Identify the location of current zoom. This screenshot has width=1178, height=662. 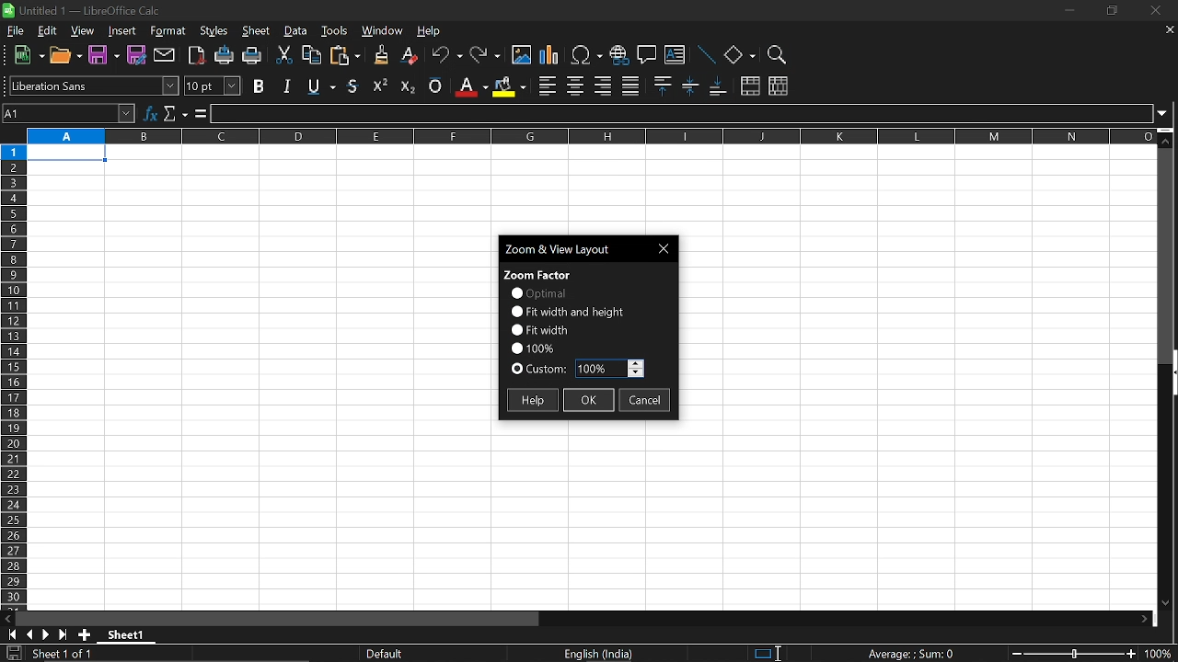
(532, 347).